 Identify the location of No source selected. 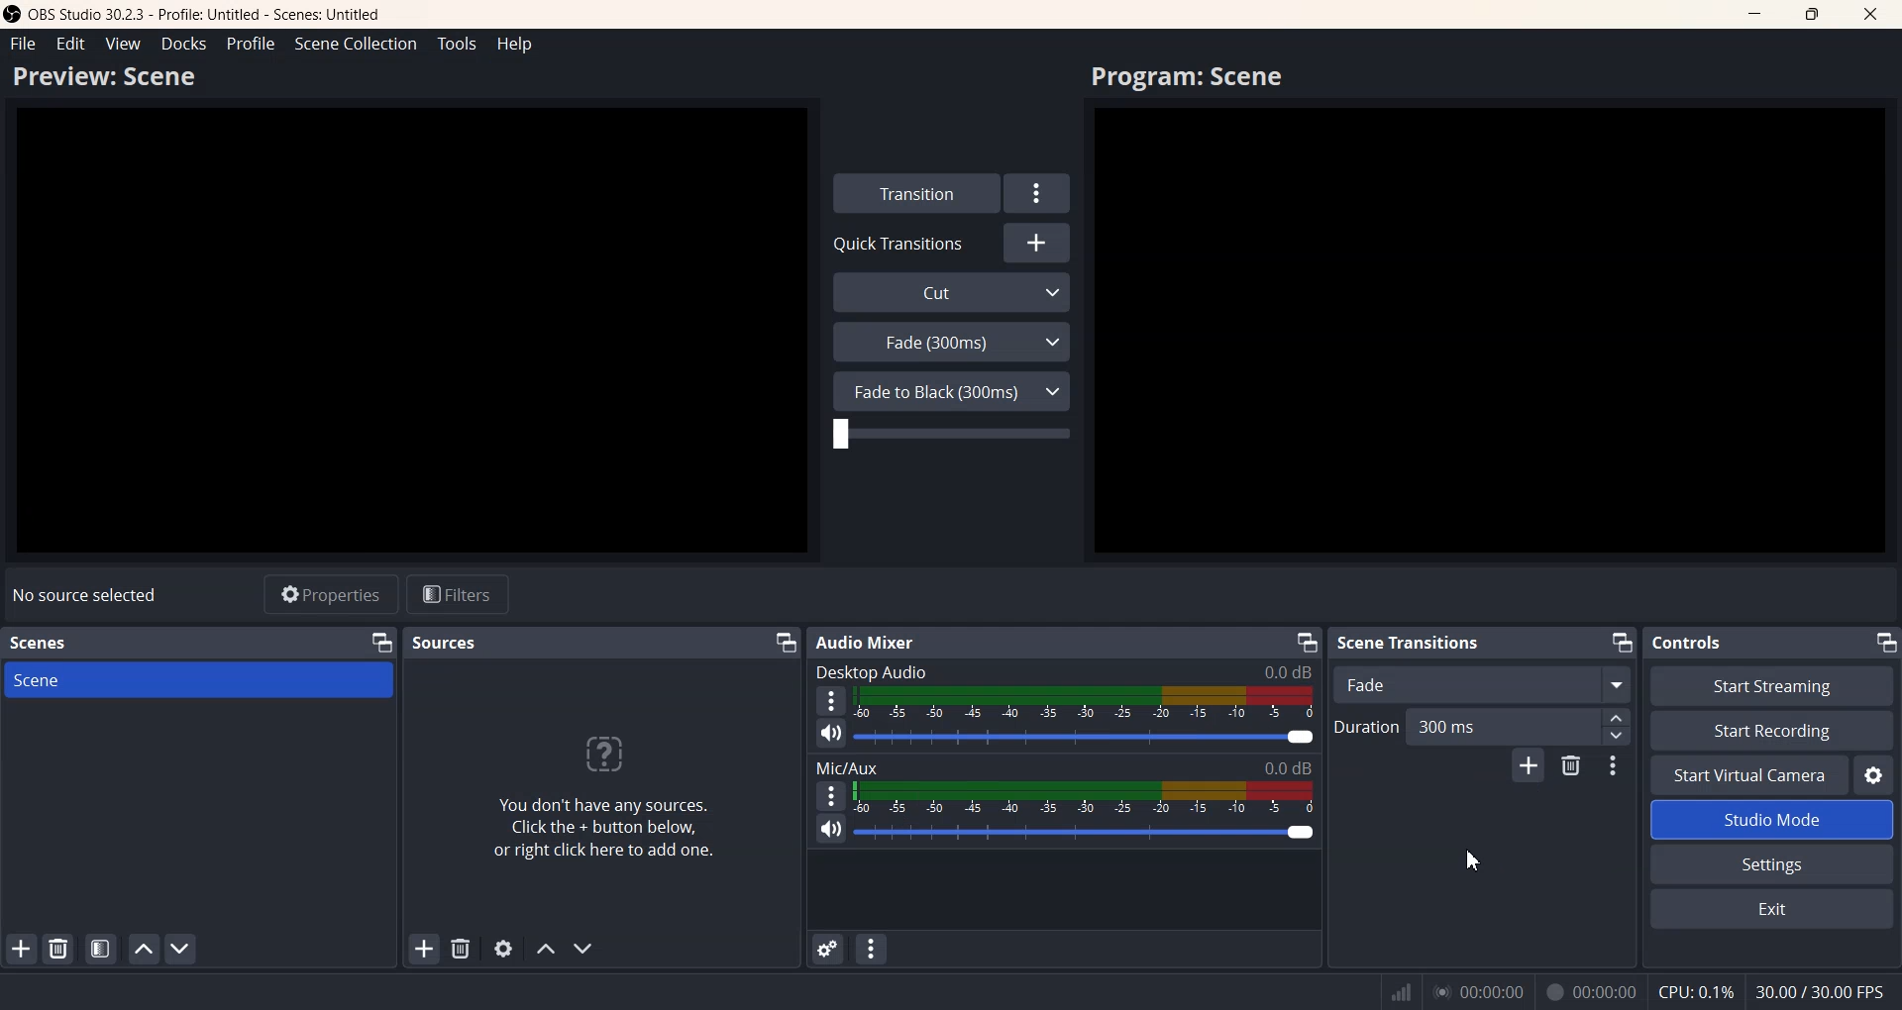
(88, 595).